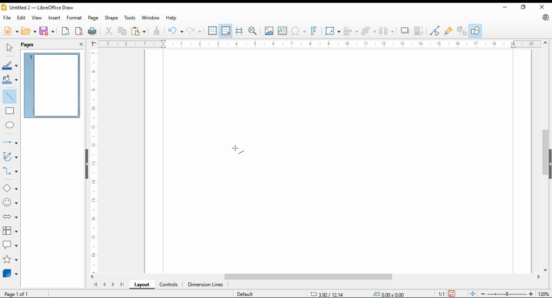 This screenshot has height=298, width=552. What do you see at coordinates (390, 294) in the screenshot?
I see `0.00x0.00` at bounding box center [390, 294].